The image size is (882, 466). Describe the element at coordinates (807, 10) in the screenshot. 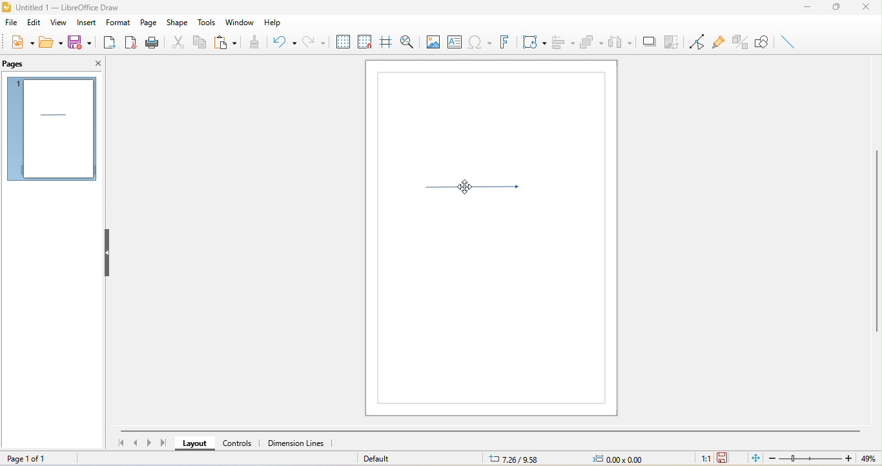

I see `minimize` at that location.